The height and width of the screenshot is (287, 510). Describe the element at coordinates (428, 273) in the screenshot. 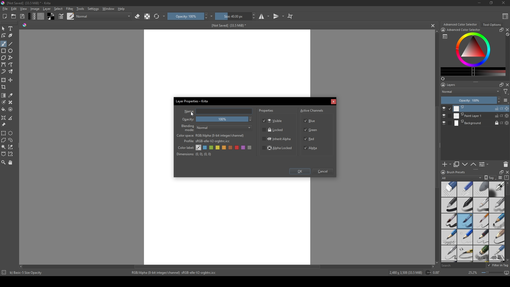

I see `icon` at that location.